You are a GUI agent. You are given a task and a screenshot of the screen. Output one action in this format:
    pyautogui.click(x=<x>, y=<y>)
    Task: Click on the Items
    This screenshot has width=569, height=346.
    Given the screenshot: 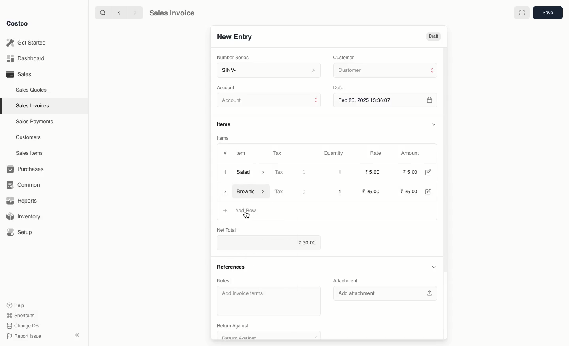 What is the action you would take?
    pyautogui.click(x=227, y=124)
    